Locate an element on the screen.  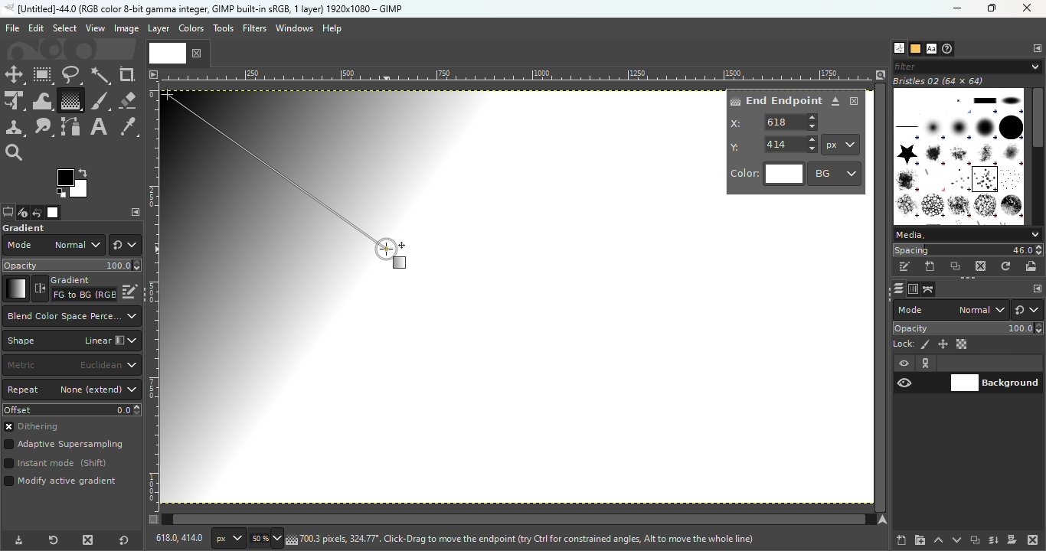
Clone tool is located at coordinates (15, 128).